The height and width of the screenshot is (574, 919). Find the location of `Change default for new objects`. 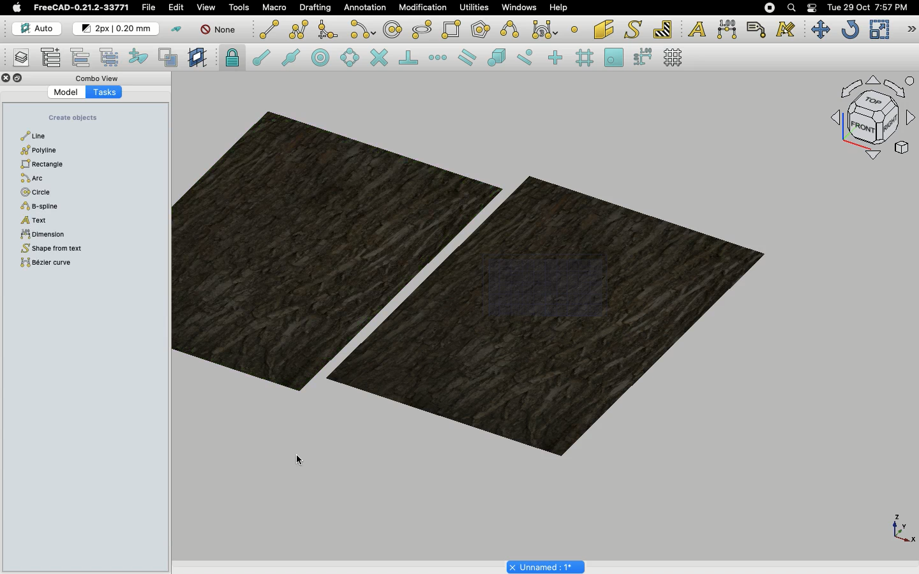

Change default for new objects is located at coordinates (117, 29).